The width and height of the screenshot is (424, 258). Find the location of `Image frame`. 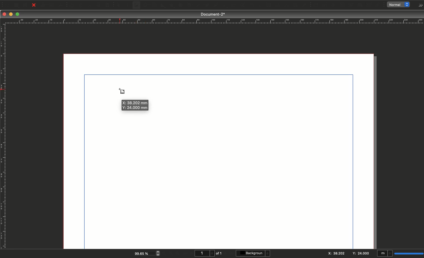

Image frame is located at coordinates (137, 6).